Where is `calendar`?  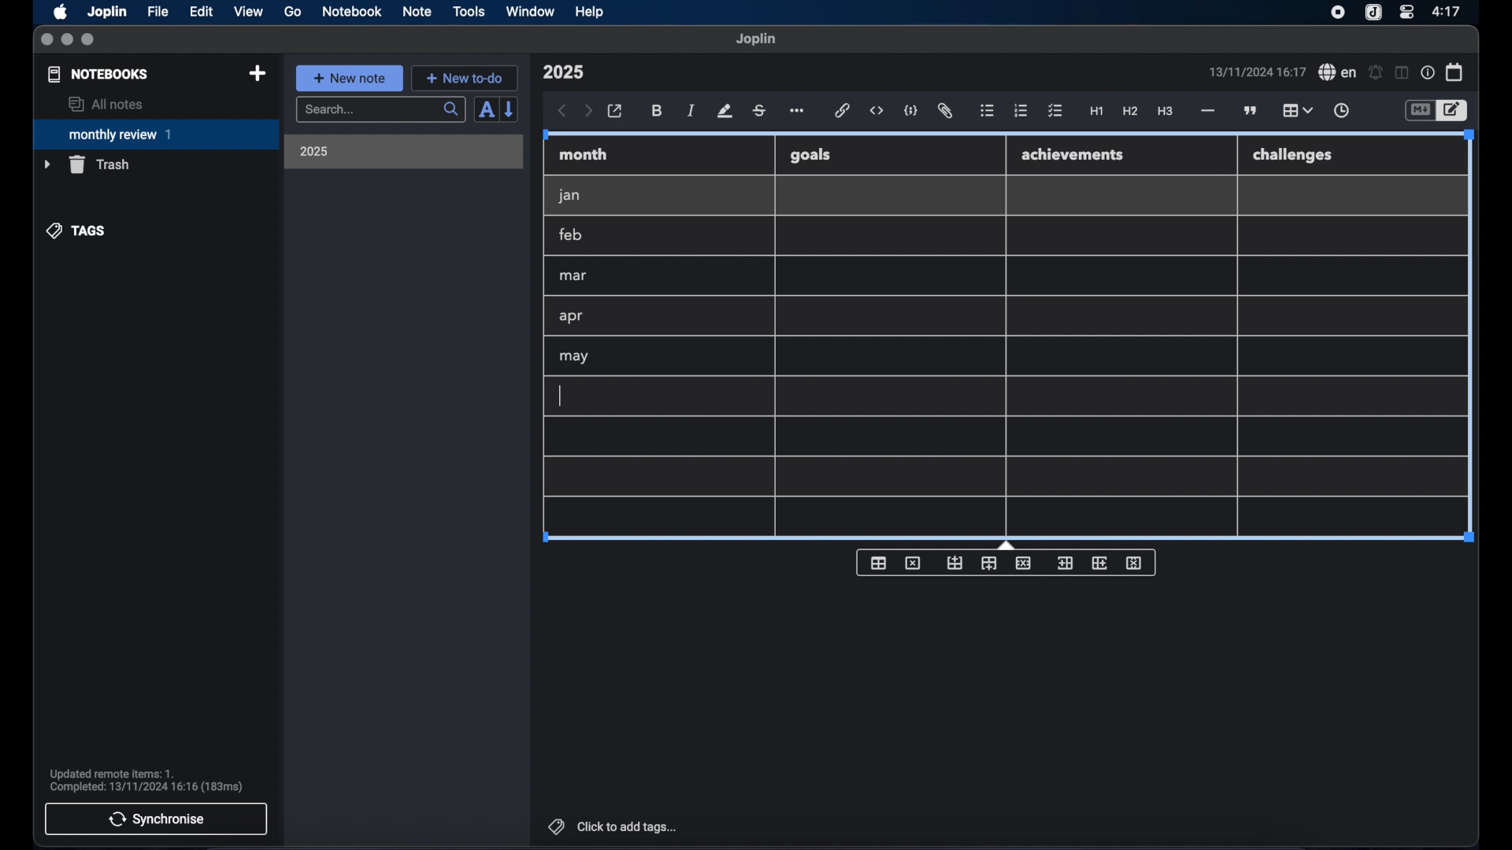 calendar is located at coordinates (1455, 72).